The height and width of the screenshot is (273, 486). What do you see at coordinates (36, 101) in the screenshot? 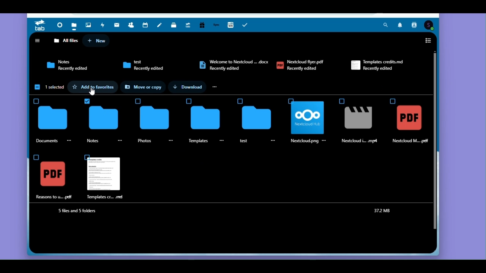
I see `Check Box` at bounding box center [36, 101].